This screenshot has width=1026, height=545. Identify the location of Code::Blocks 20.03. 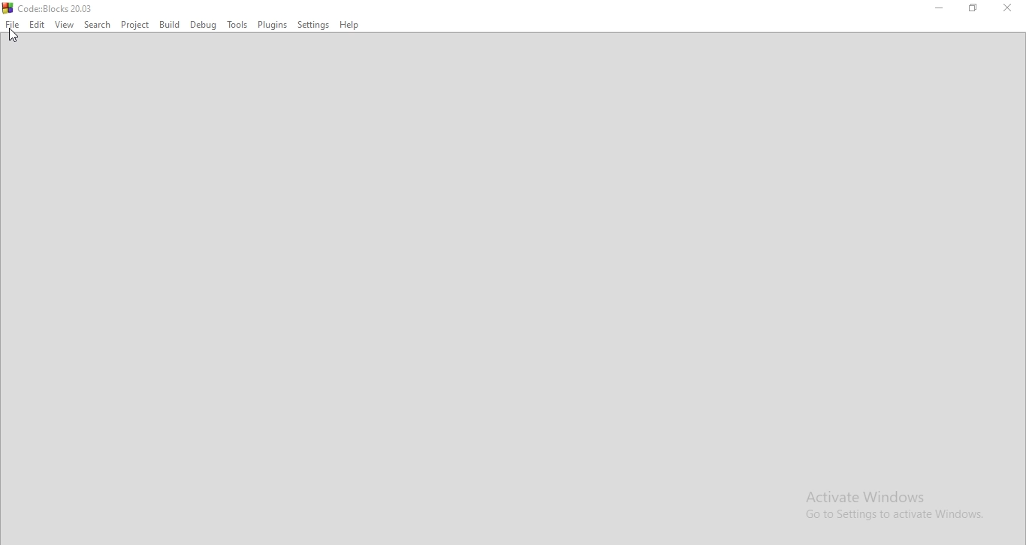
(50, 6).